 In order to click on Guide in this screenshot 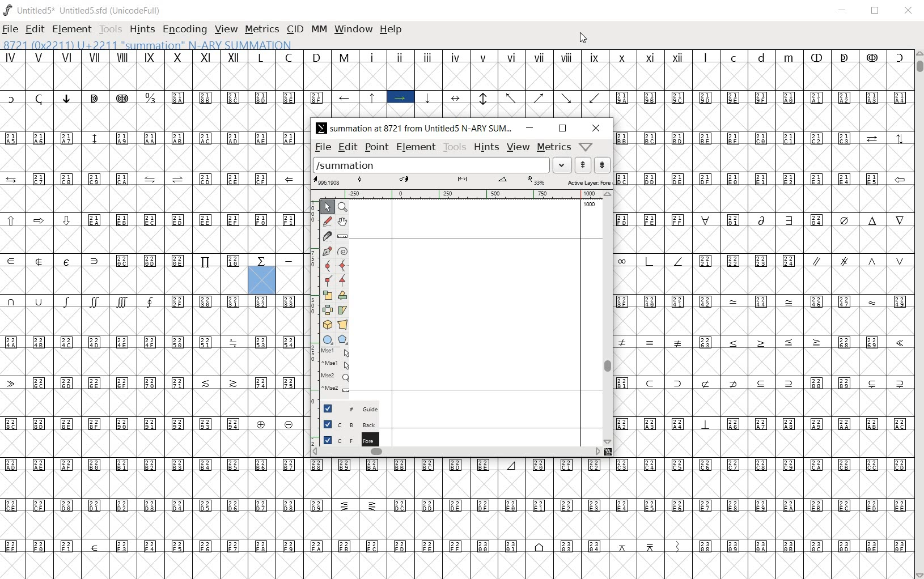, I will do `click(349, 407)`.